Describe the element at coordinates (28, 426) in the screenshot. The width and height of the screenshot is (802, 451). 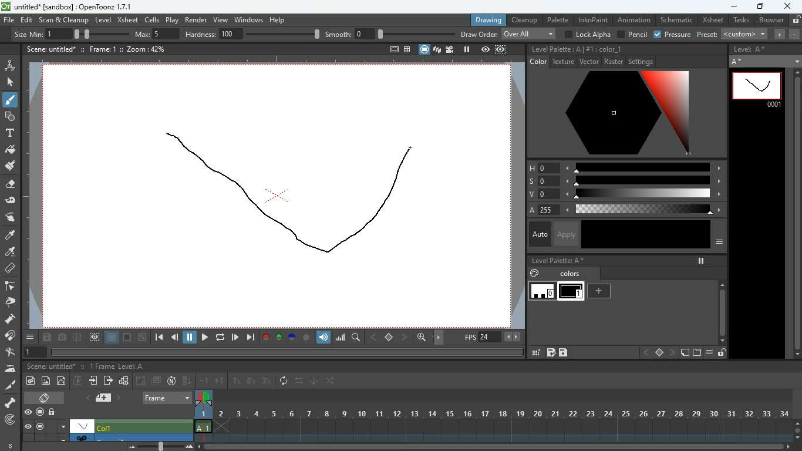
I see `view` at that location.